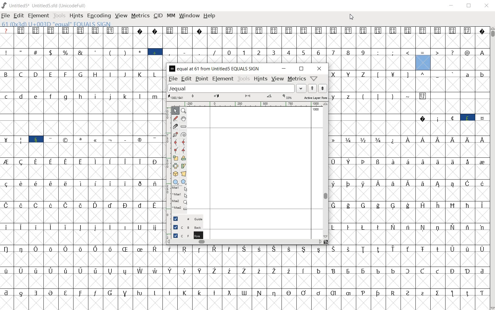  I want to click on Guide, so click(186, 219).